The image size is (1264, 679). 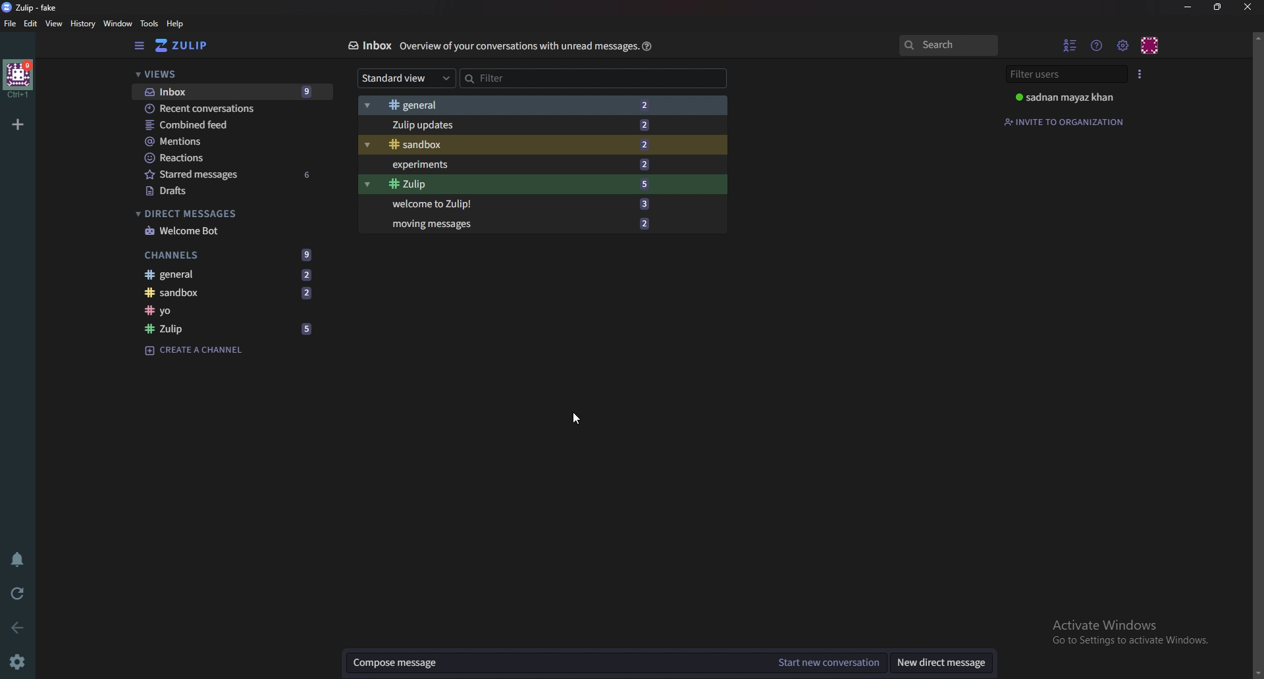 What do you see at coordinates (226, 158) in the screenshot?
I see `Reactions` at bounding box center [226, 158].